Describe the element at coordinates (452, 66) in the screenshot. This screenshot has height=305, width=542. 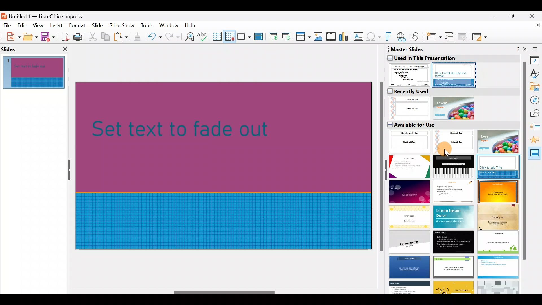
I see `Master slides used in this presentation` at that location.